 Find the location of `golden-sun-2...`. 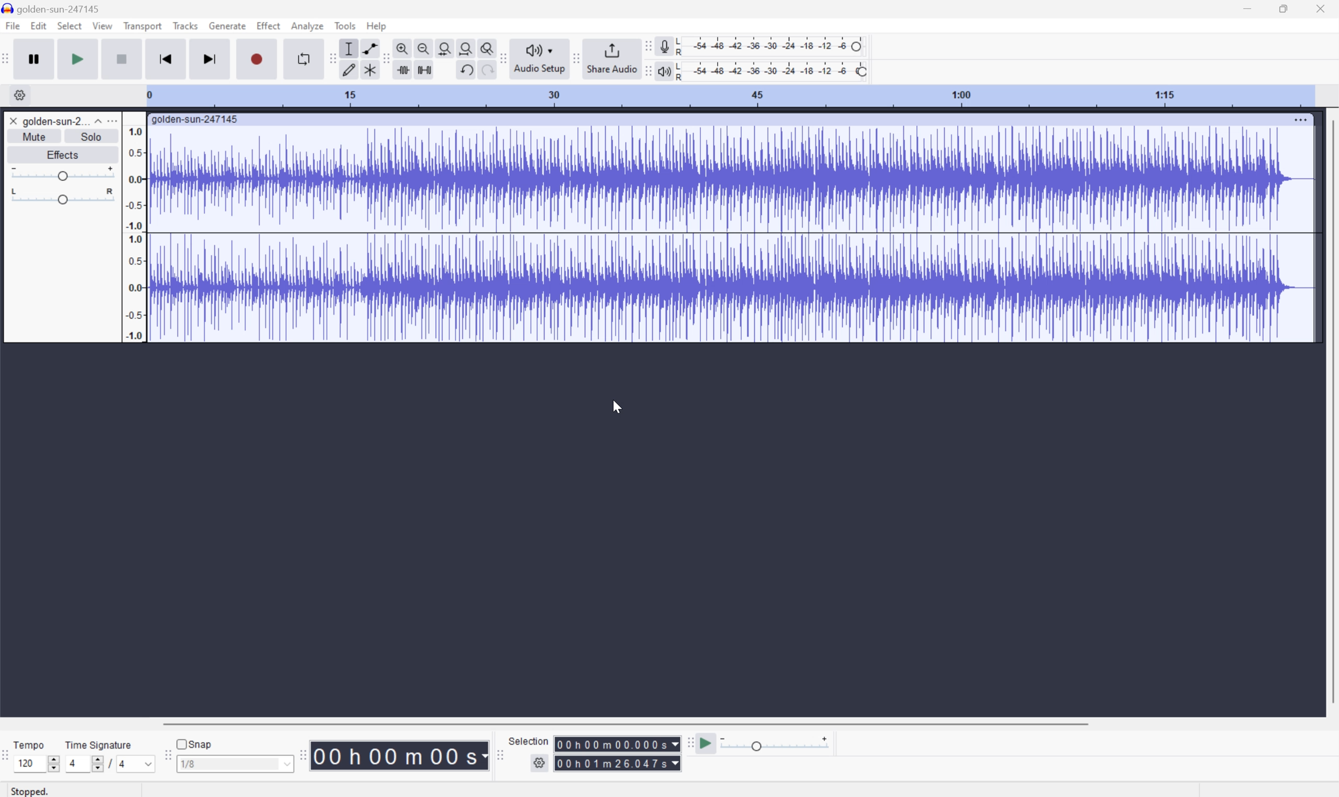

golden-sun-2... is located at coordinates (62, 120).